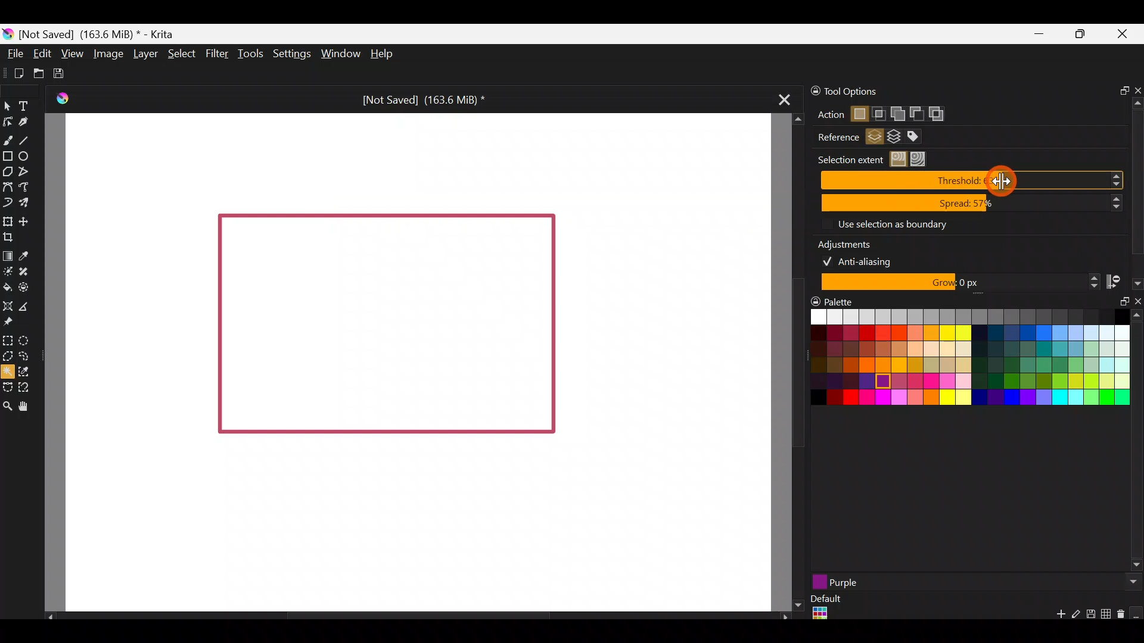 The width and height of the screenshot is (1144, 643). Describe the element at coordinates (8, 305) in the screenshot. I see `Assistant tool` at that location.